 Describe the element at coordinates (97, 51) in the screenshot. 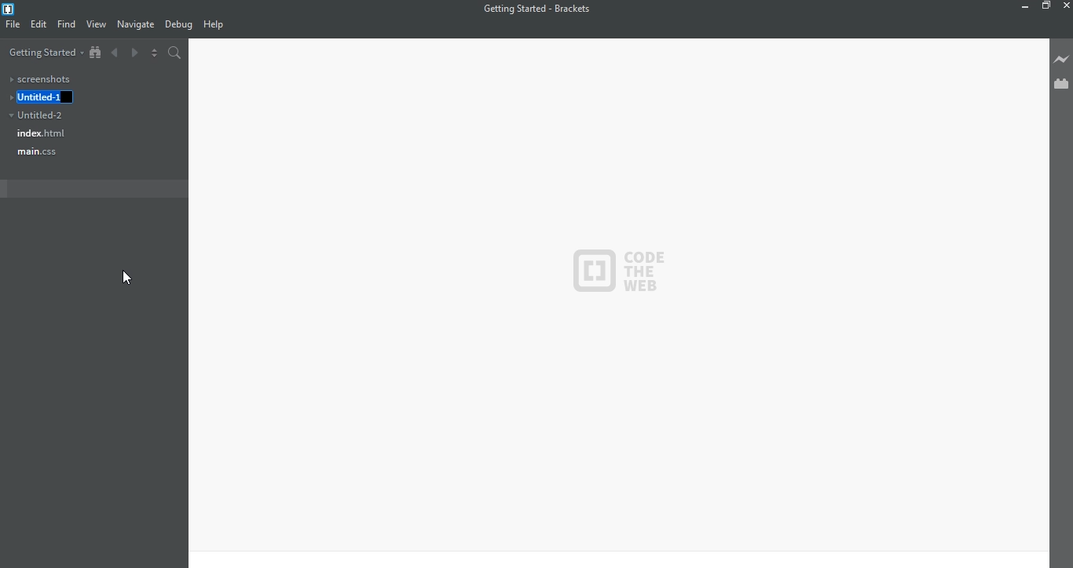

I see `show in file tree` at that location.